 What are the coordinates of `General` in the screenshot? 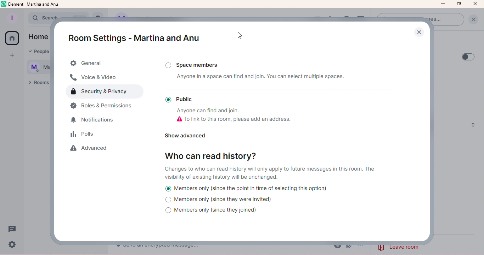 It's located at (106, 64).